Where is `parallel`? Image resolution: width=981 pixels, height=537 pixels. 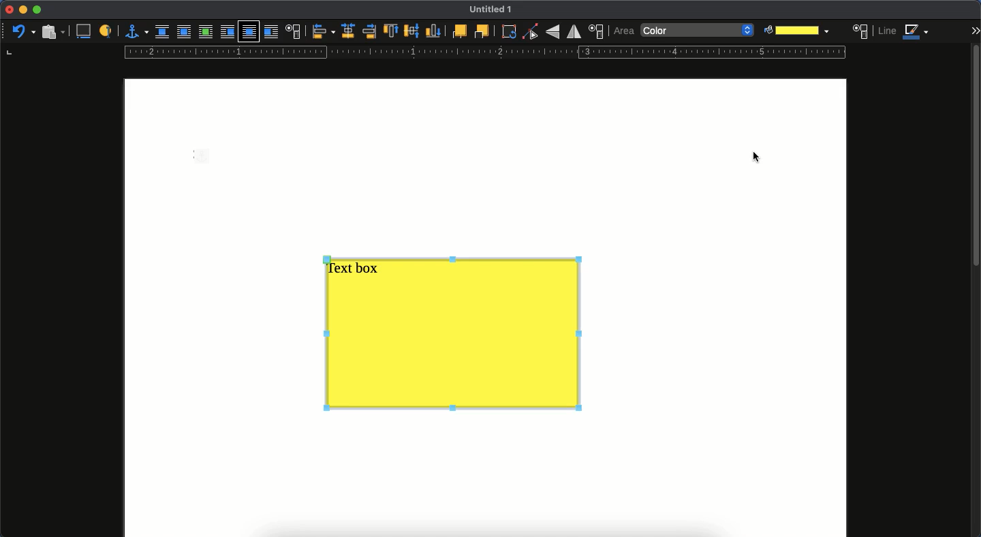 parallel is located at coordinates (183, 33).